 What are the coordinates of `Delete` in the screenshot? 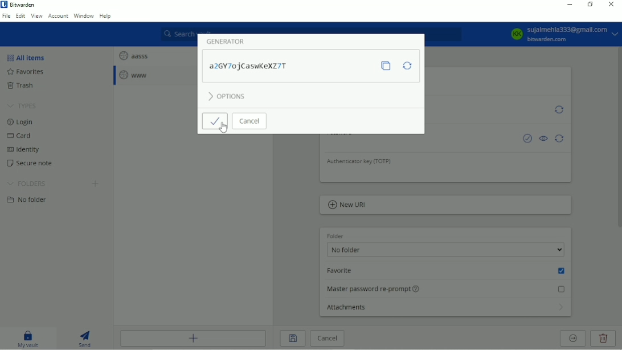 It's located at (604, 339).